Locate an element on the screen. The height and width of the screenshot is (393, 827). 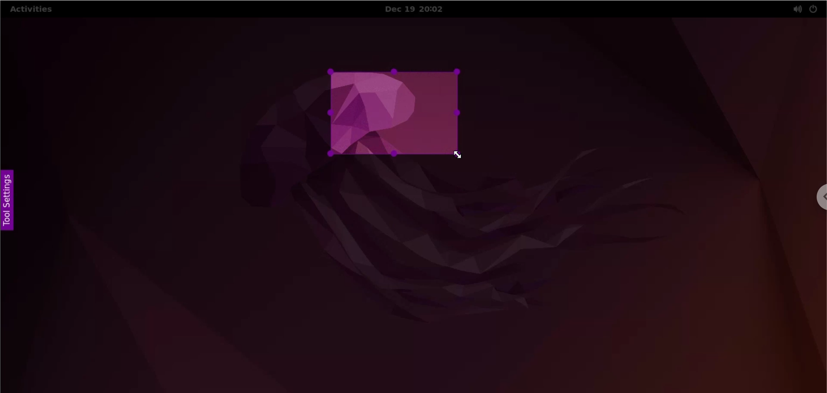
sound settings options is located at coordinates (795, 10).